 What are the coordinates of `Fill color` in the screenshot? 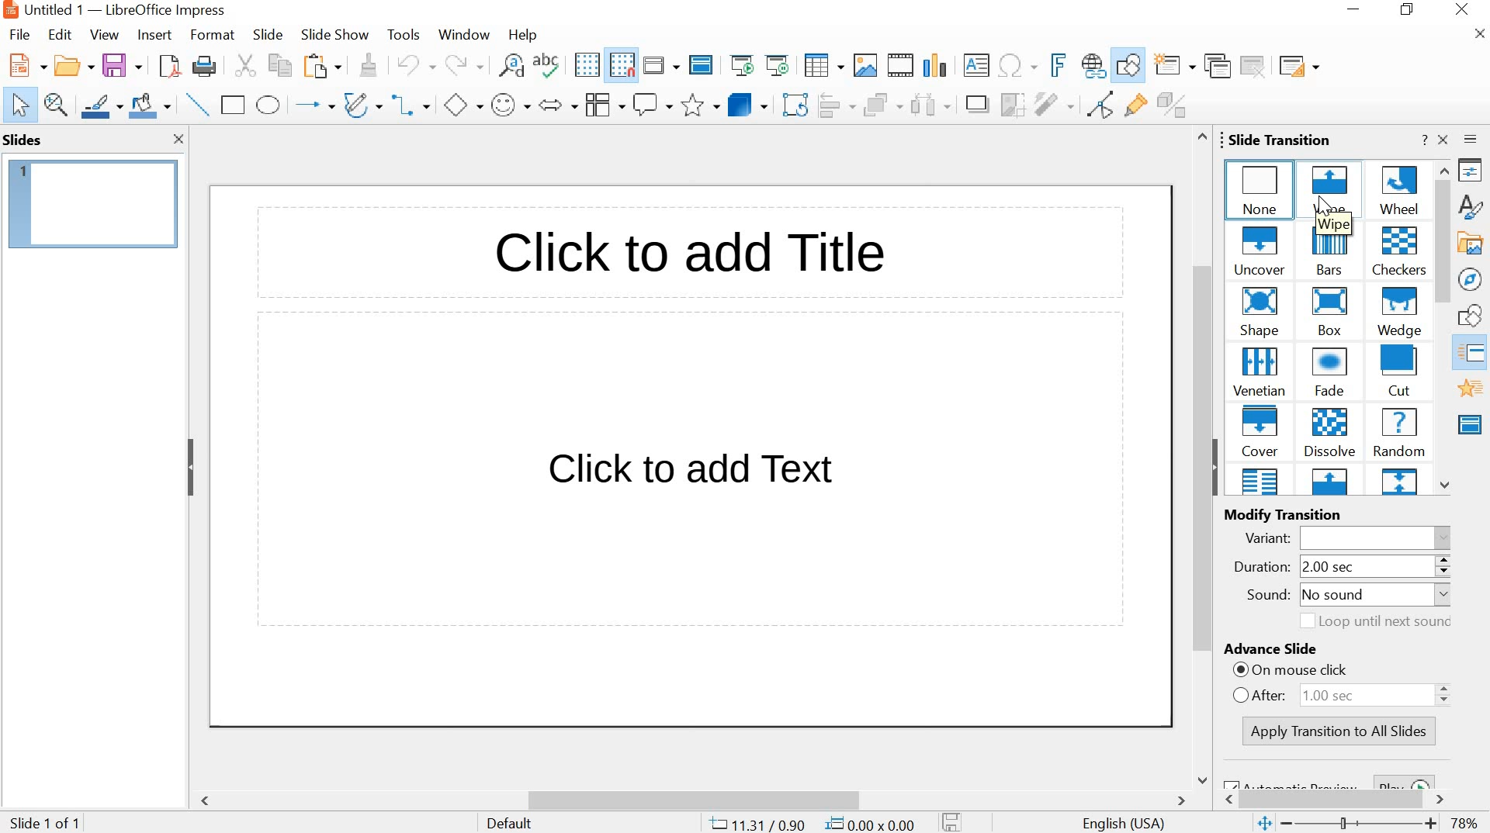 It's located at (150, 105).